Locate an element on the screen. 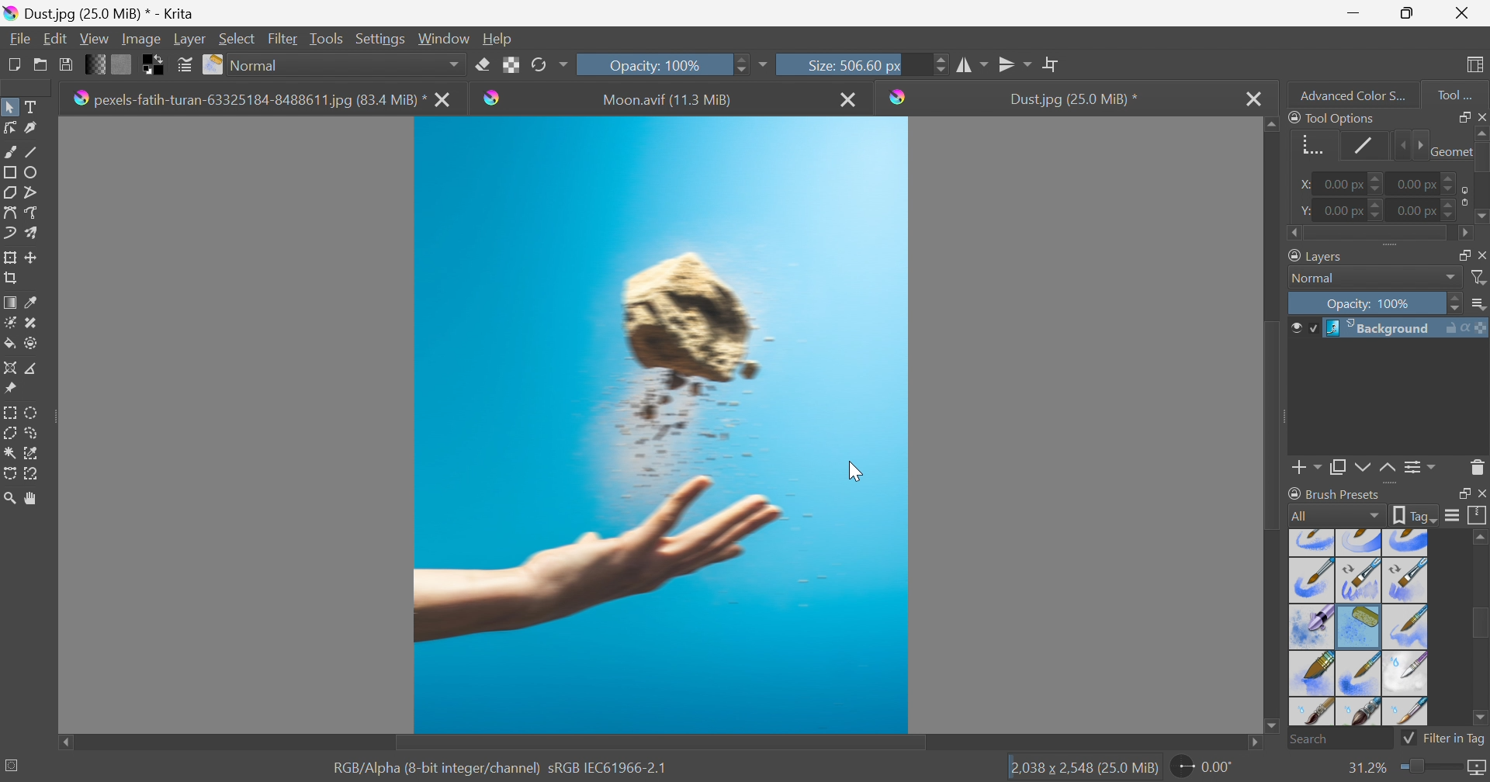 The height and width of the screenshot is (782, 1490). Choose workspace is located at coordinates (1478, 65).